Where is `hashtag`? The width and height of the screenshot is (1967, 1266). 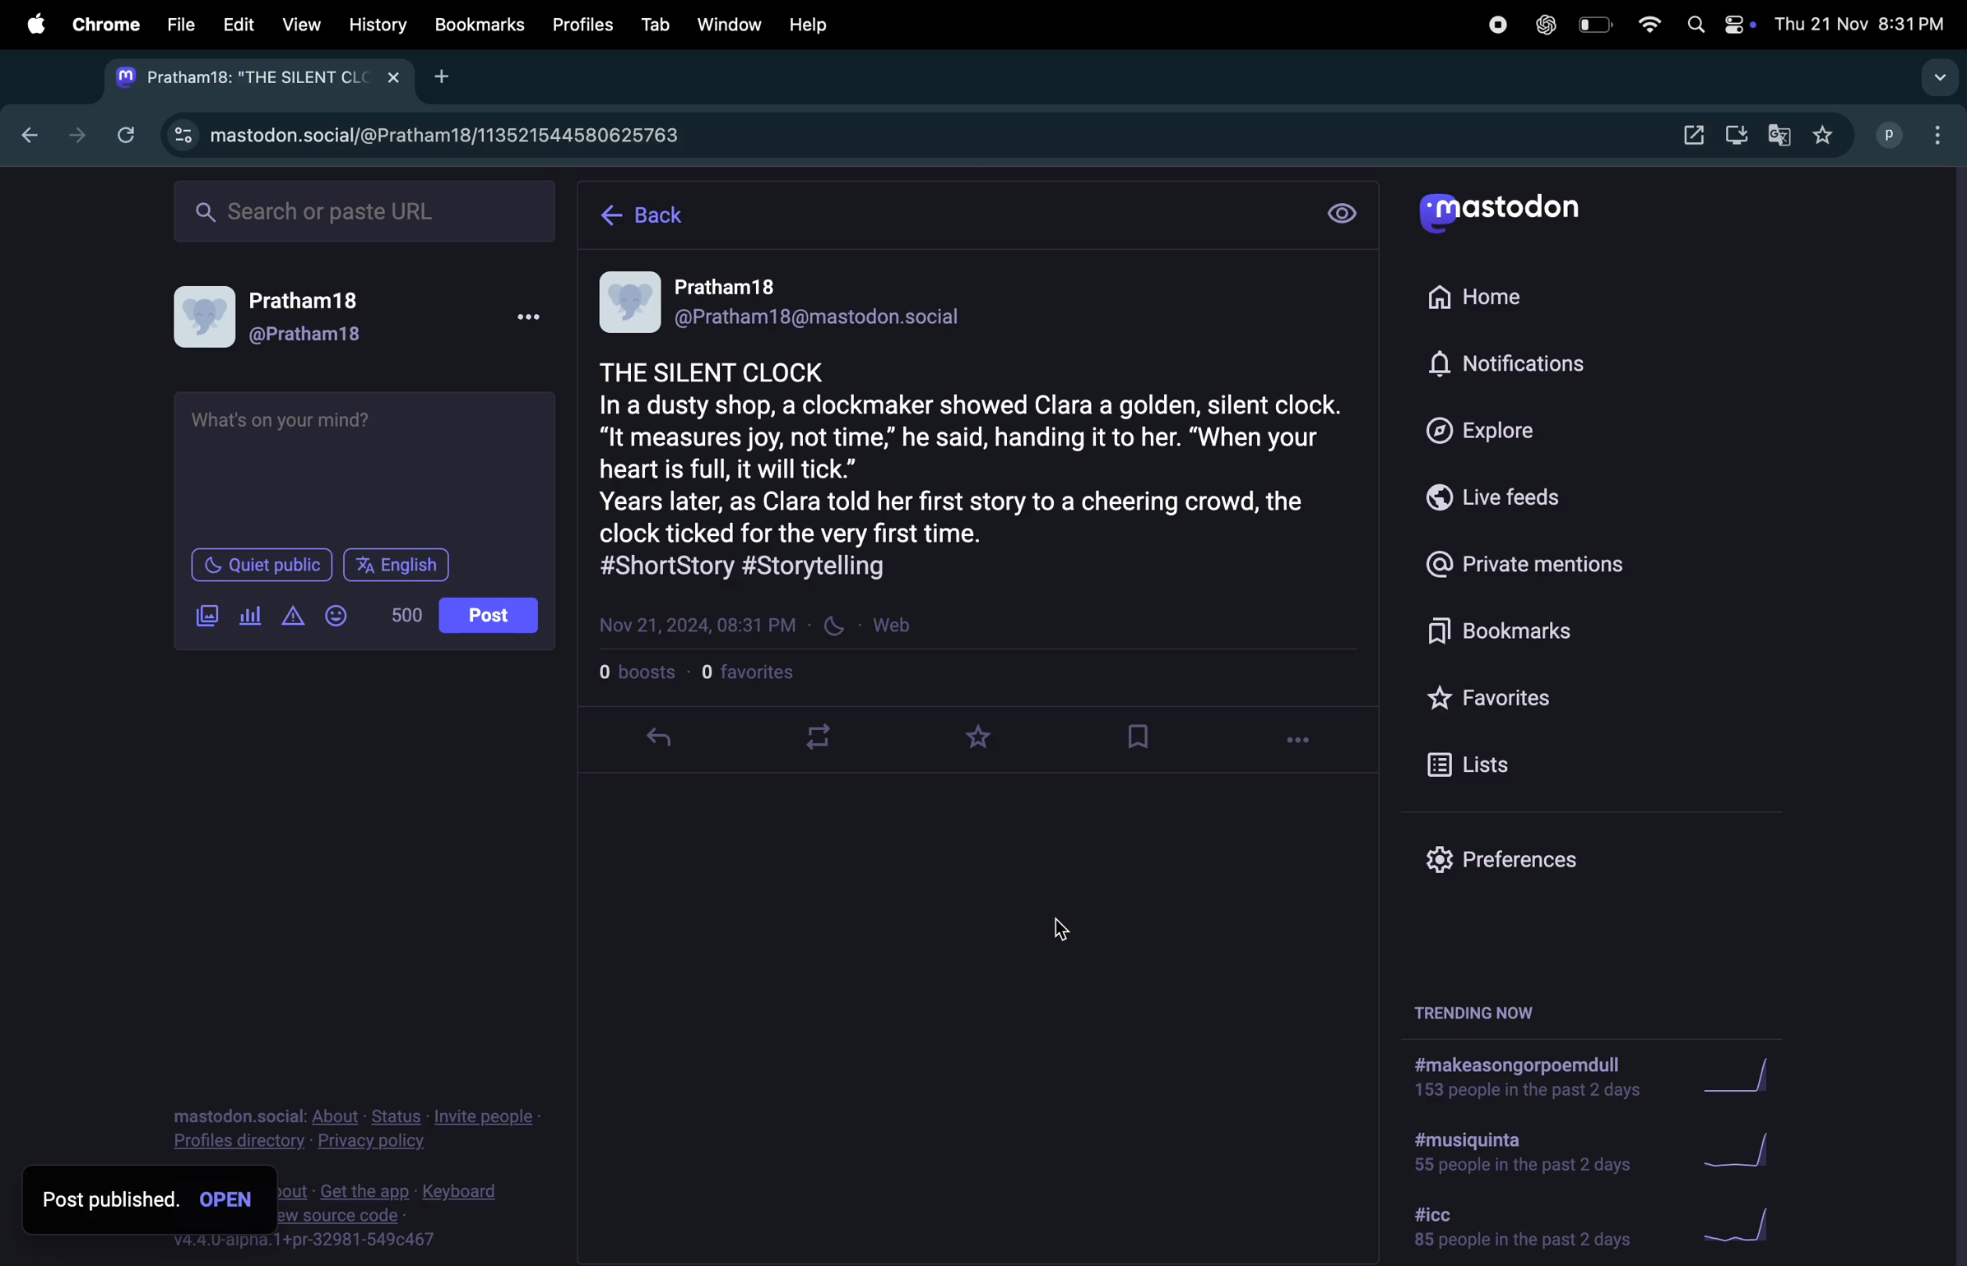 hashtag is located at coordinates (1516, 1155).